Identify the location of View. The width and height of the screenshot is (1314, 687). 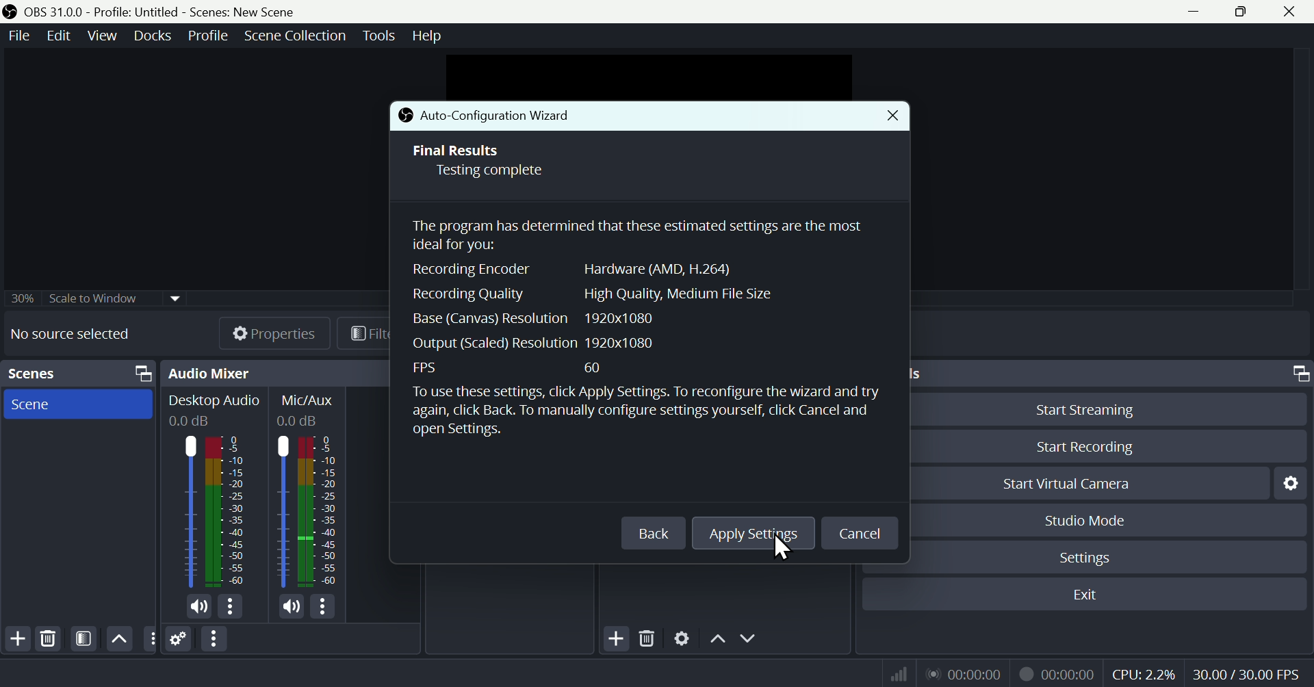
(99, 36).